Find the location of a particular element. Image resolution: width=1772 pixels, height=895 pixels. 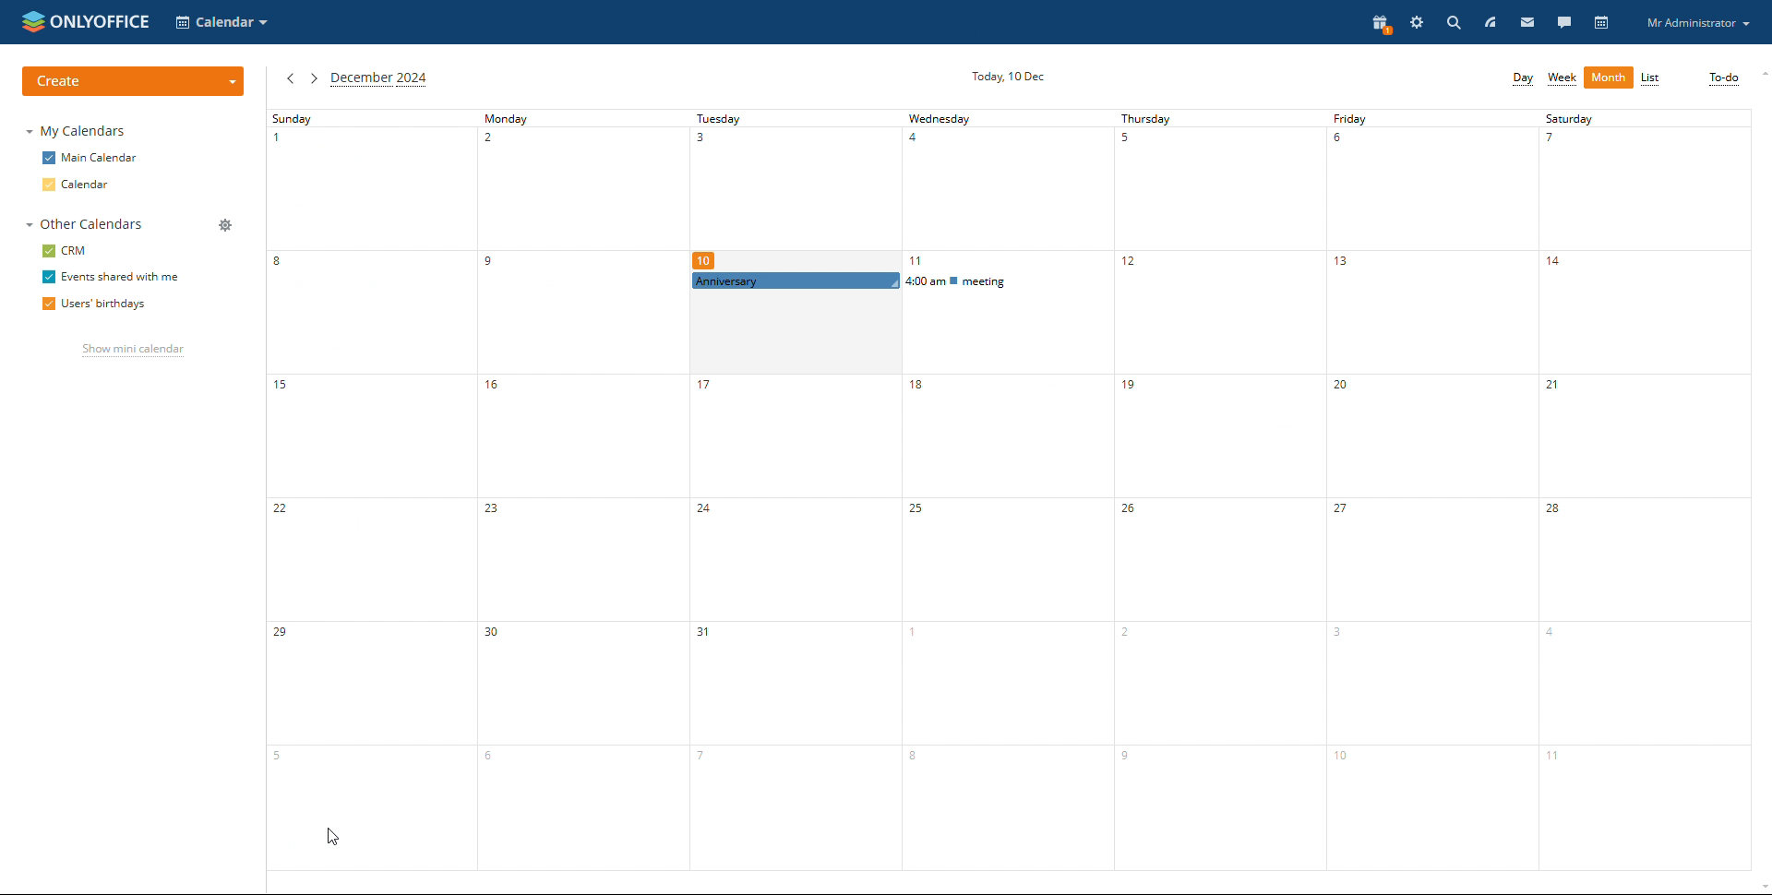

scroll up is located at coordinates (1761, 74).